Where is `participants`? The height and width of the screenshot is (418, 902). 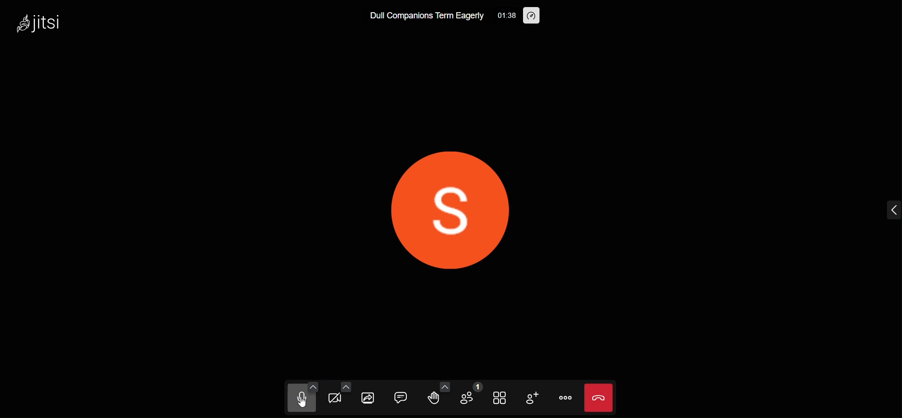 participants is located at coordinates (472, 394).